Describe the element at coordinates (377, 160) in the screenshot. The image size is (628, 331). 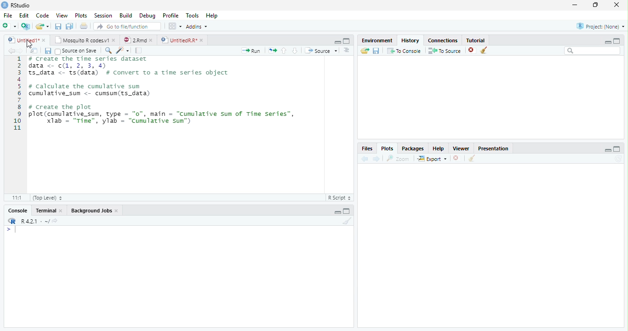
I see `Next` at that location.